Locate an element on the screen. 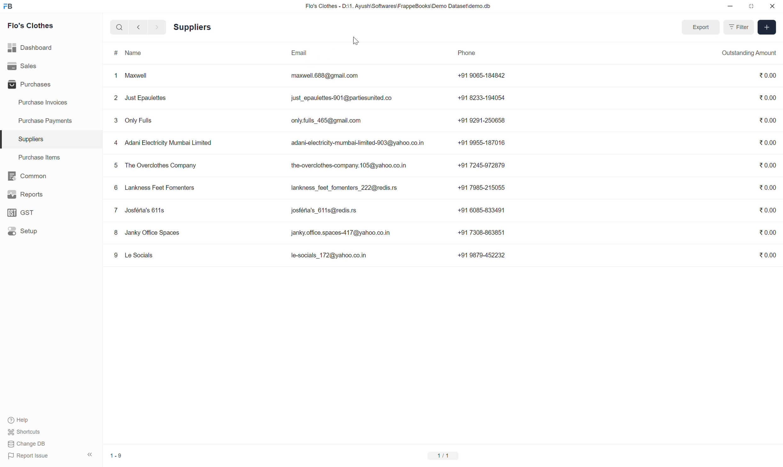 The width and height of the screenshot is (783, 467). +91 9879-452232 is located at coordinates (482, 255).